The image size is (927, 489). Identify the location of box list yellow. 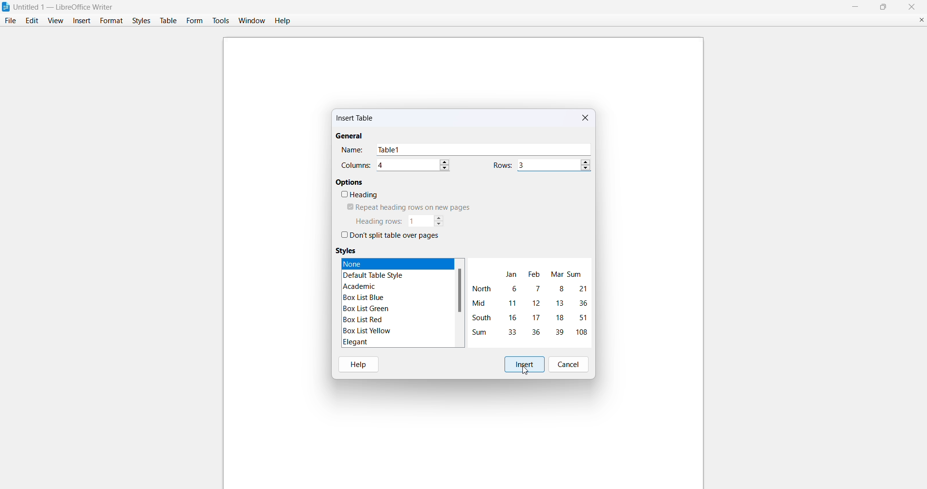
(365, 331).